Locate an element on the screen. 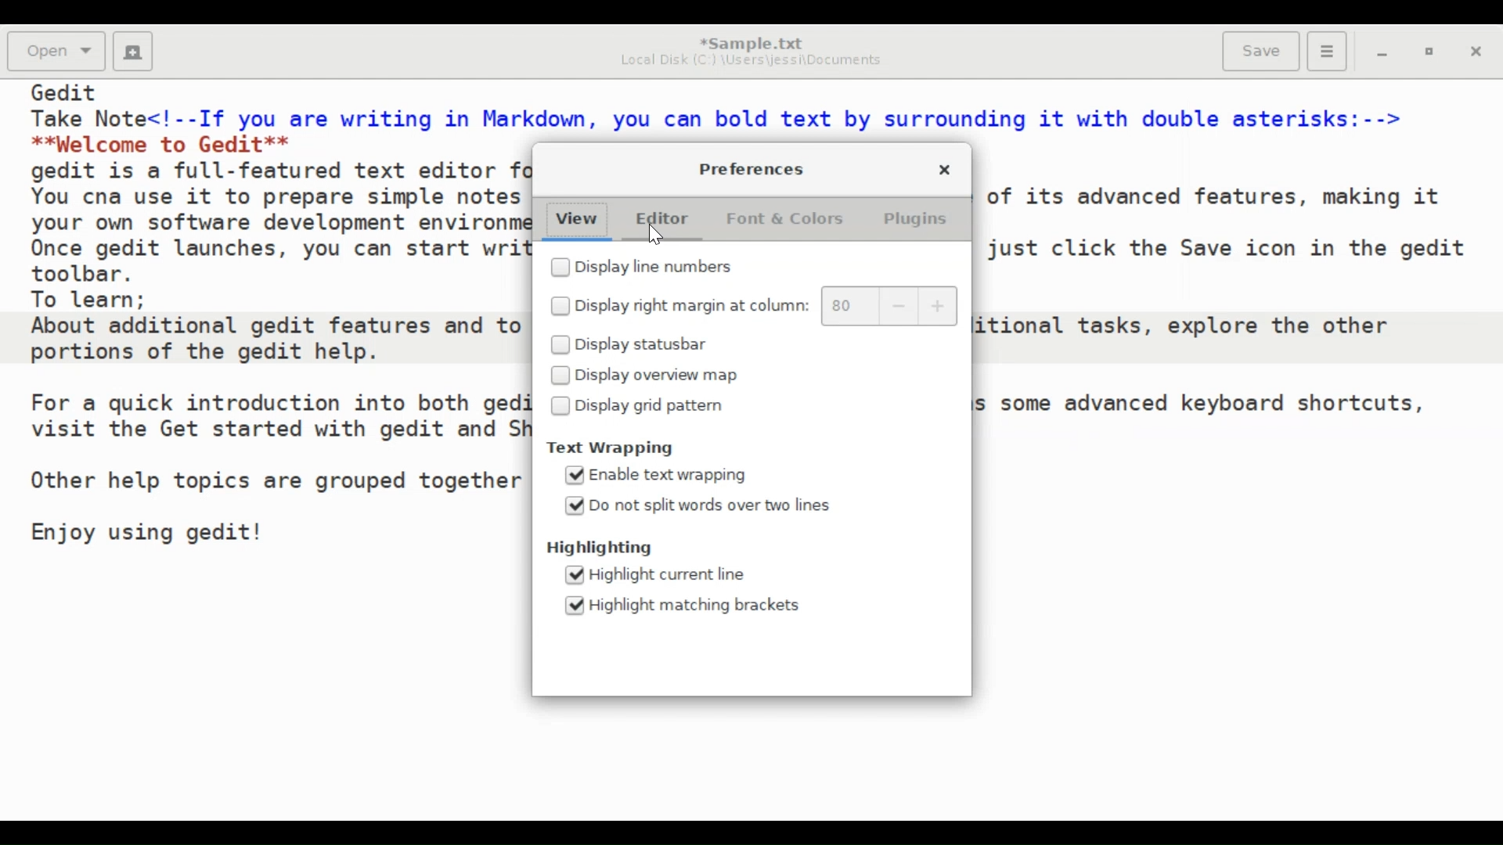 The height and width of the screenshot is (845, 1503). Text Wrapping is located at coordinates (629, 449).